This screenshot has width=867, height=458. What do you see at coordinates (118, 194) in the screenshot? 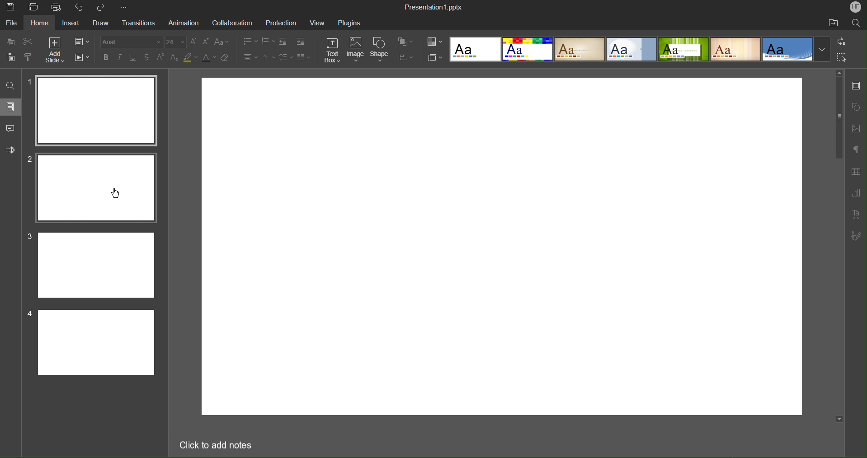
I see `Cursor` at bounding box center [118, 194].